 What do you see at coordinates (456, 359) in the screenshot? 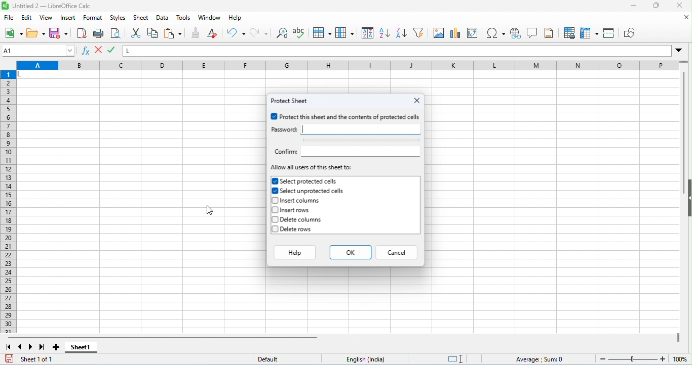
I see `standard selection` at bounding box center [456, 359].